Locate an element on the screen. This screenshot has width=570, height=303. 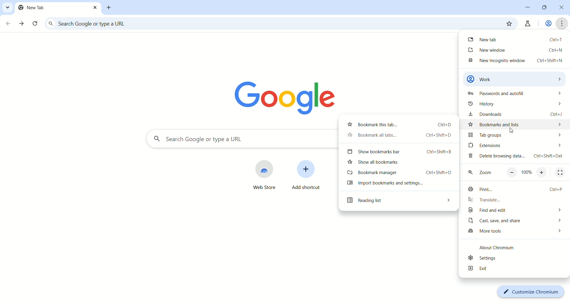
cursor is located at coordinates (512, 131).